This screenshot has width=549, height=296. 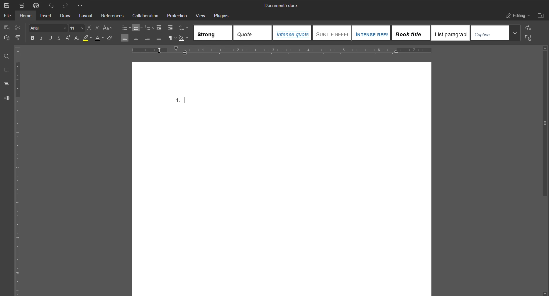 What do you see at coordinates (545, 48) in the screenshot?
I see `scroll up` at bounding box center [545, 48].